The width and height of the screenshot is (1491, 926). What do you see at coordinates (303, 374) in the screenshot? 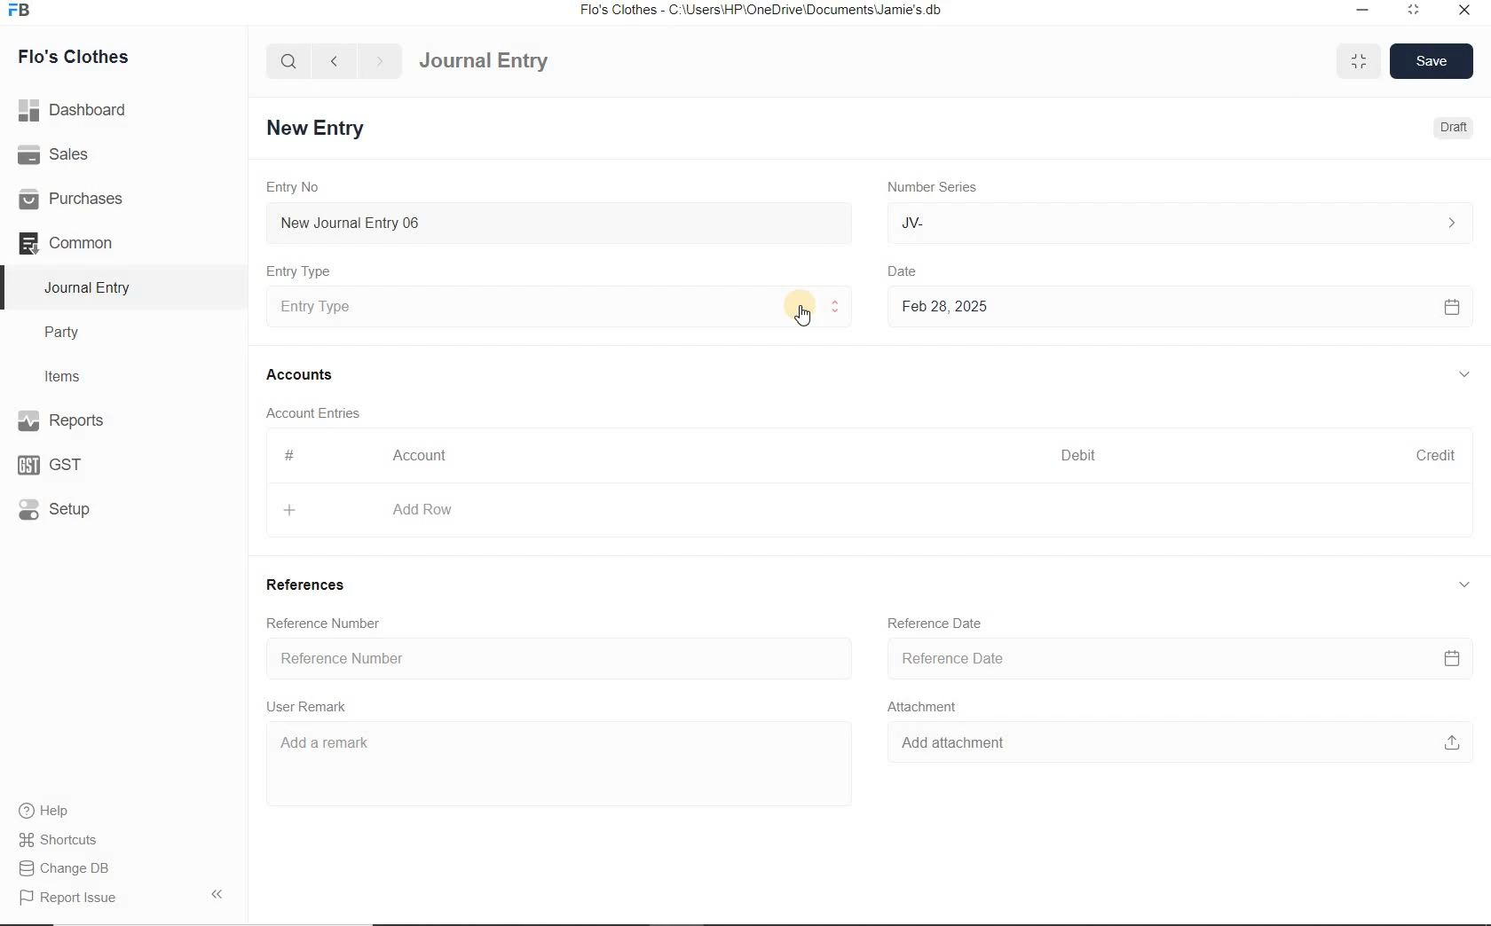
I see `Accounts` at bounding box center [303, 374].